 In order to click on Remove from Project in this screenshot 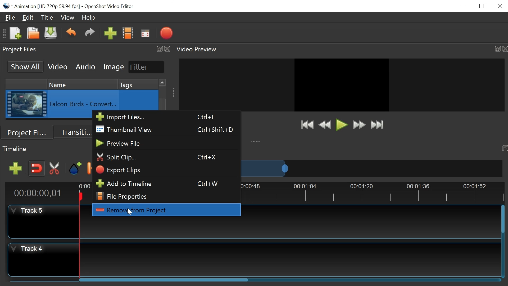, I will do `click(166, 209)`.